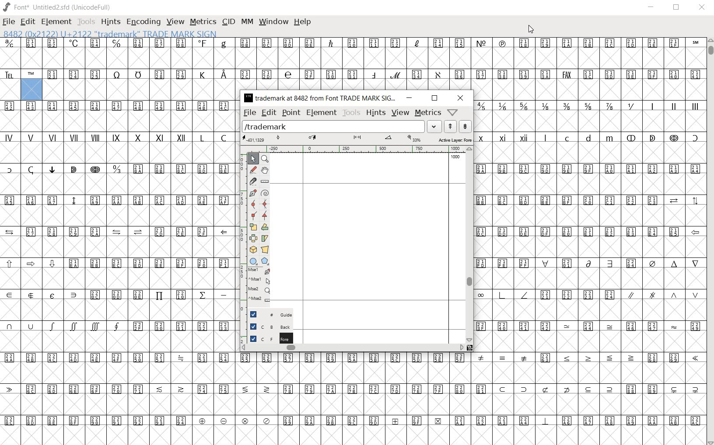  What do you see at coordinates (376, 113) in the screenshot?
I see `hints` at bounding box center [376, 113].